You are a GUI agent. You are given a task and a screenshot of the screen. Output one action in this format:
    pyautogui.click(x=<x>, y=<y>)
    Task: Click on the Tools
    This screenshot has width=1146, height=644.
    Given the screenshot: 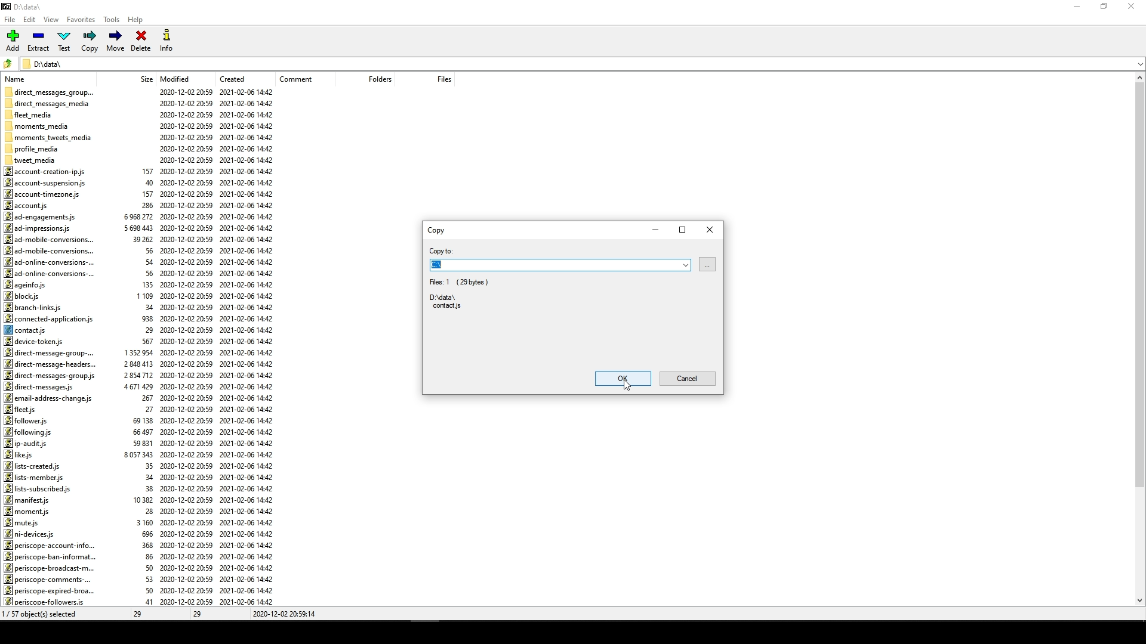 What is the action you would take?
    pyautogui.click(x=110, y=20)
    